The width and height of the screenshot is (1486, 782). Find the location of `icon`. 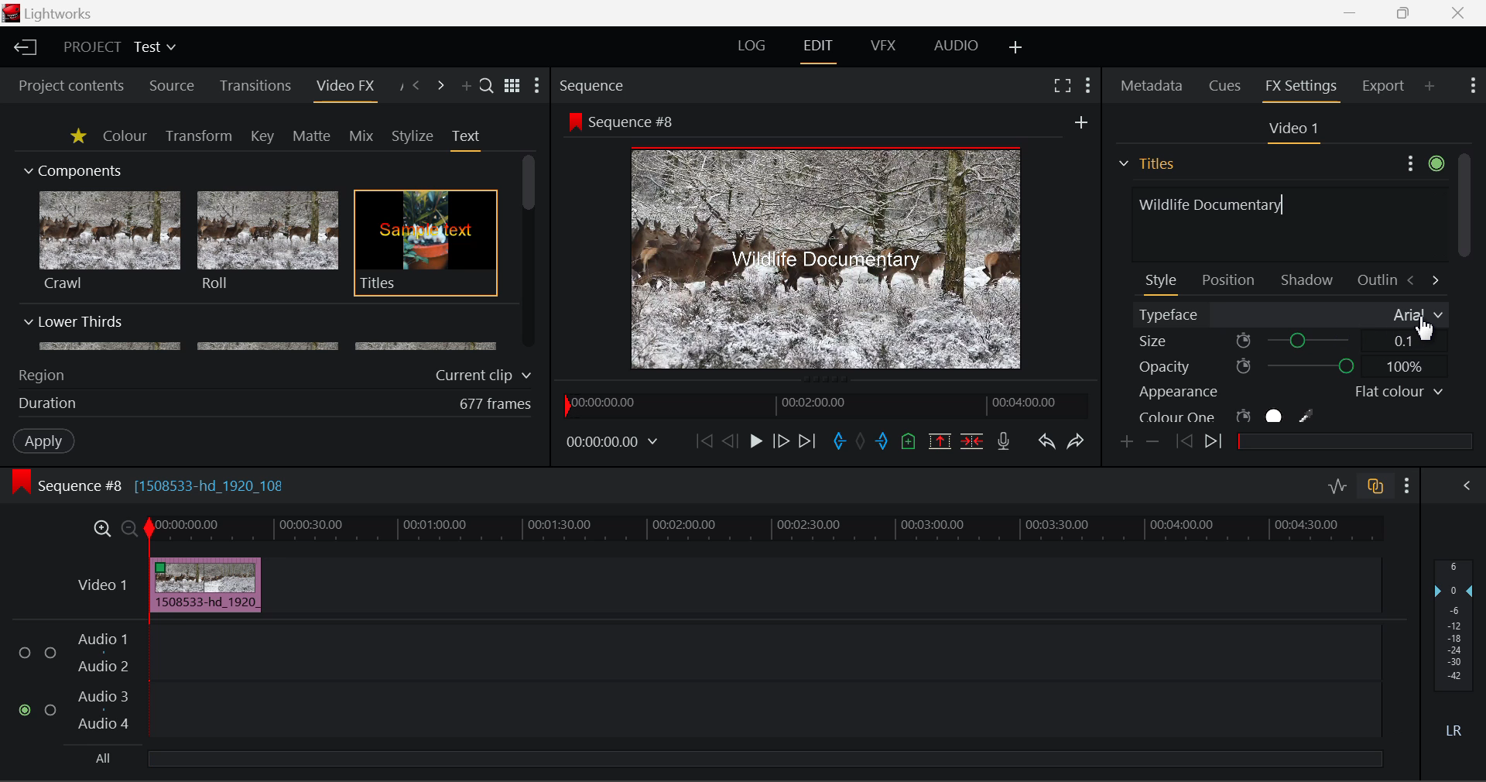

icon is located at coordinates (20, 482).